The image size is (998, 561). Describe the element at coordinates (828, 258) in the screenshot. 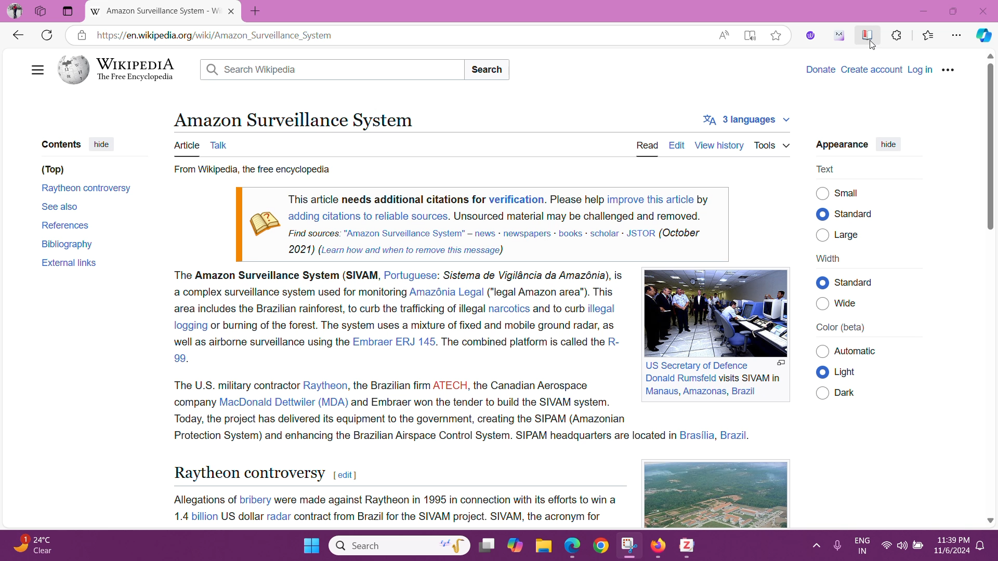

I see `| Width` at that location.